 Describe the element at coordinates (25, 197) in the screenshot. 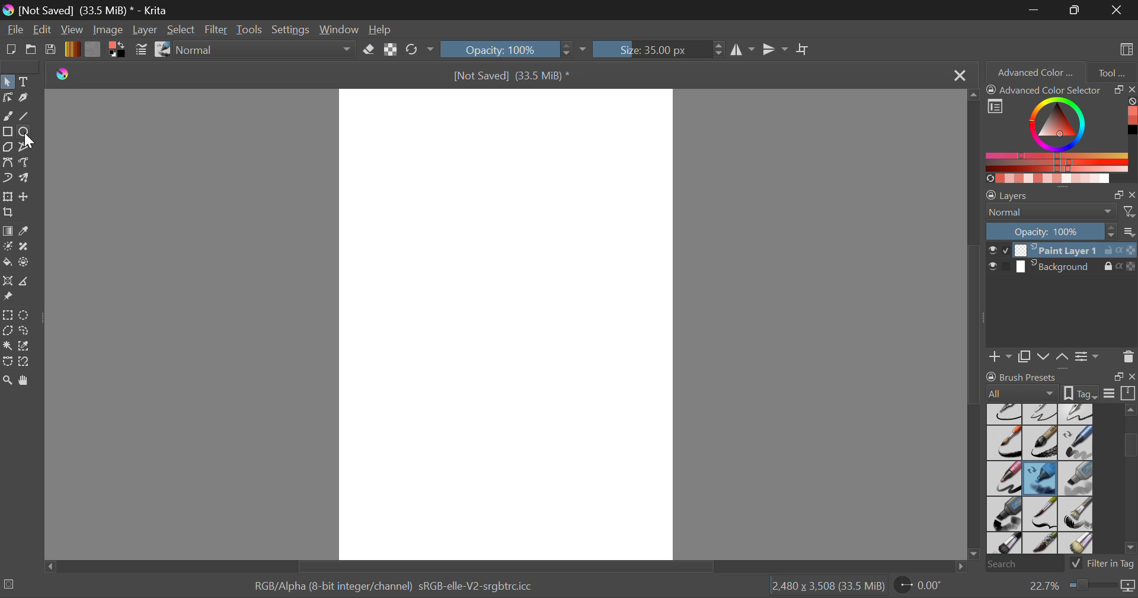

I see `Move a layer` at that location.